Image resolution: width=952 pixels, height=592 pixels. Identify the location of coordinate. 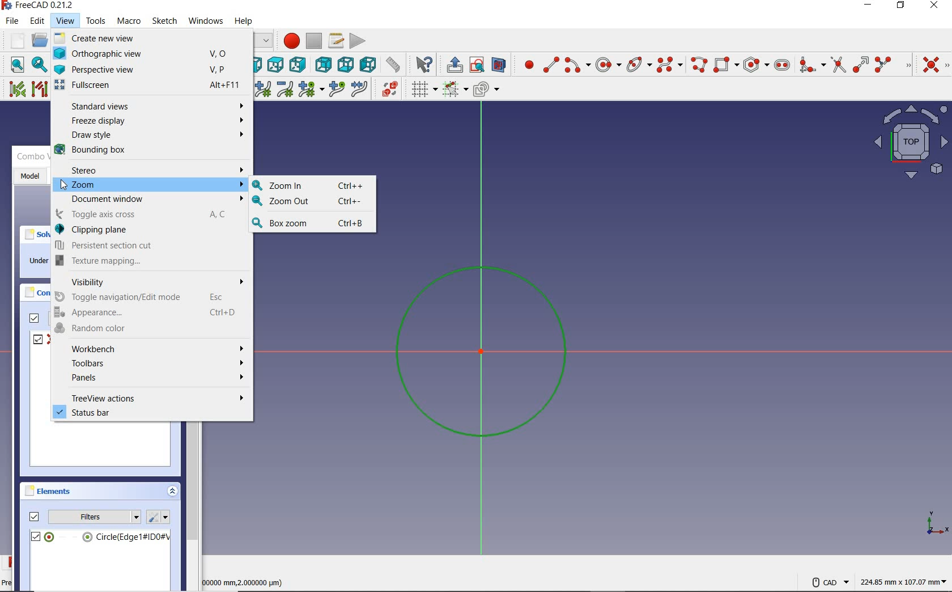
(936, 523).